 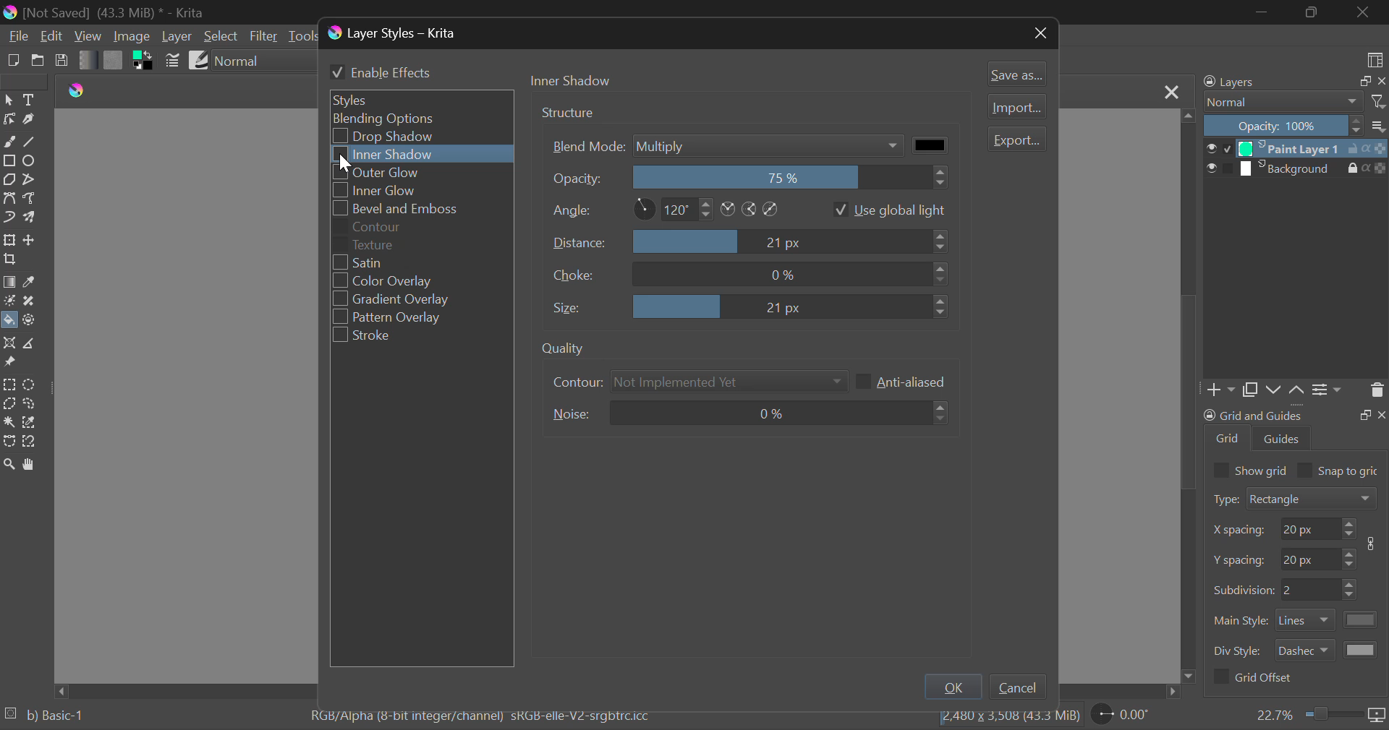 What do you see at coordinates (30, 384) in the screenshot?
I see `Circular Selection` at bounding box center [30, 384].